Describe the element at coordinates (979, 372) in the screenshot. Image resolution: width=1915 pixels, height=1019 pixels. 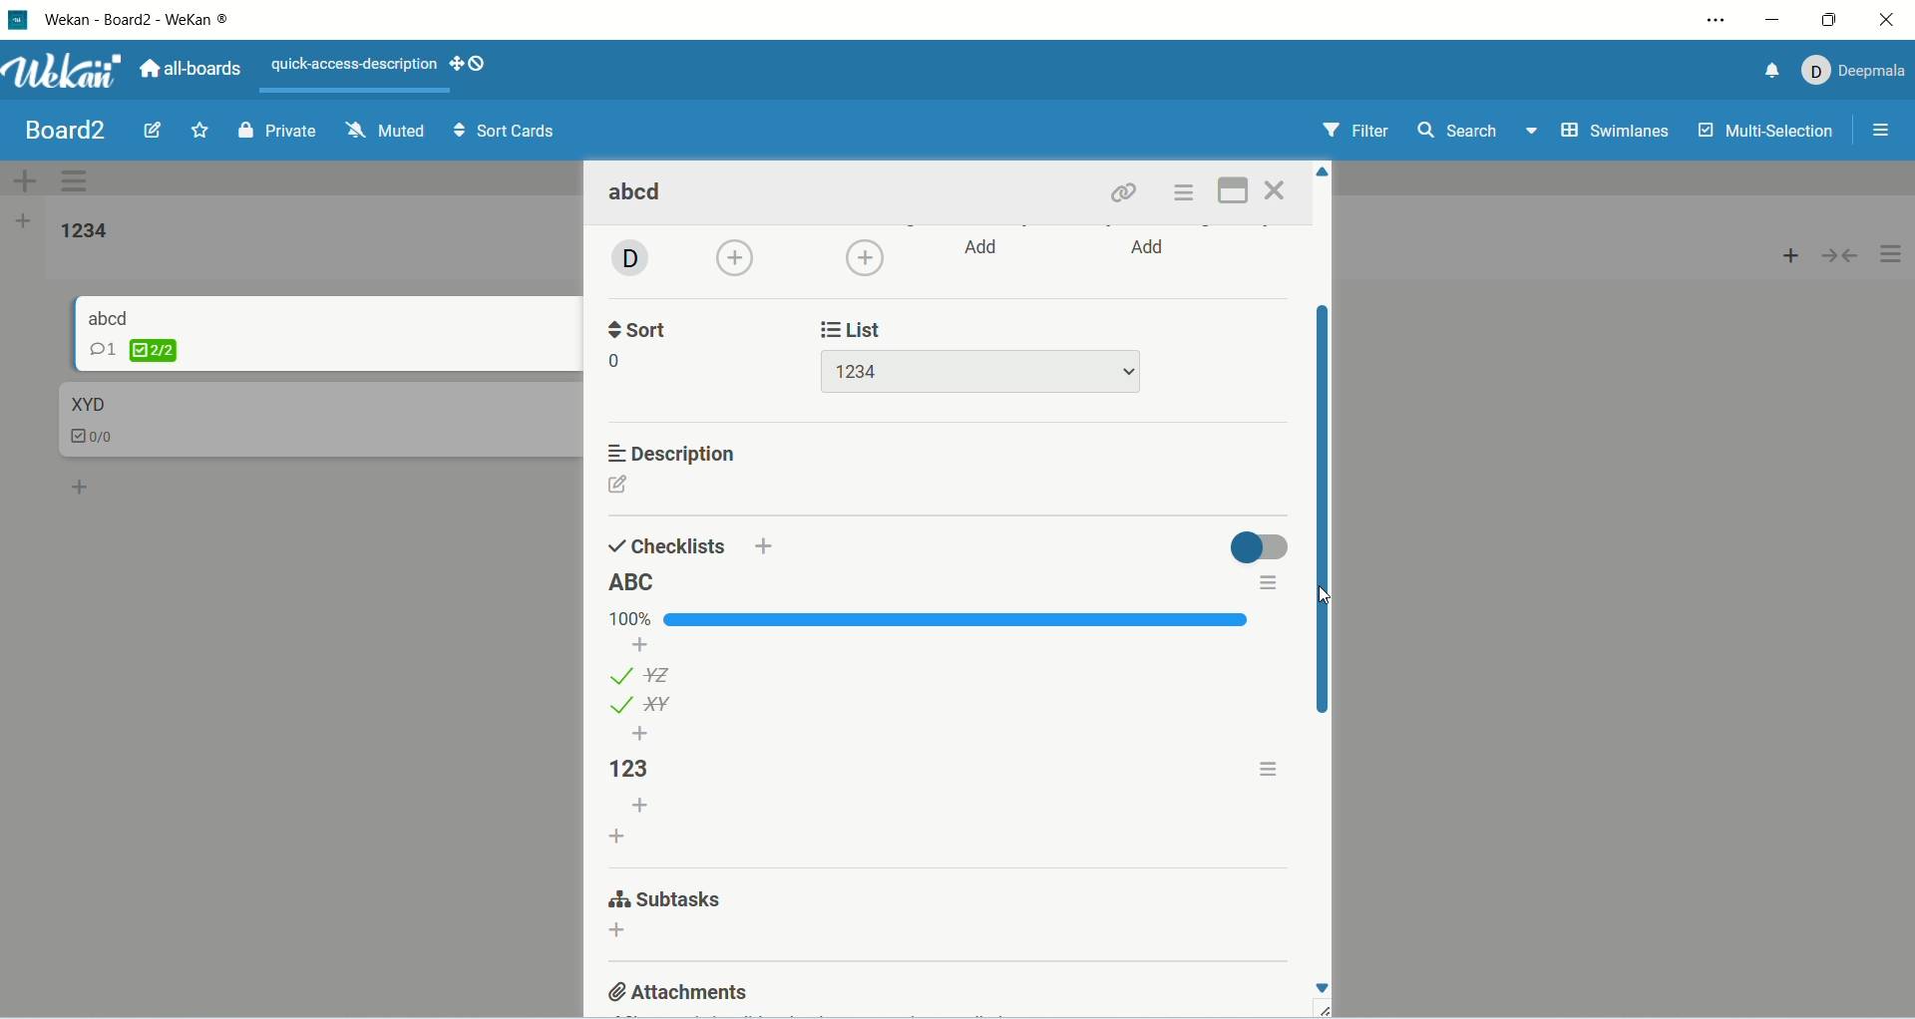
I see `list` at that location.